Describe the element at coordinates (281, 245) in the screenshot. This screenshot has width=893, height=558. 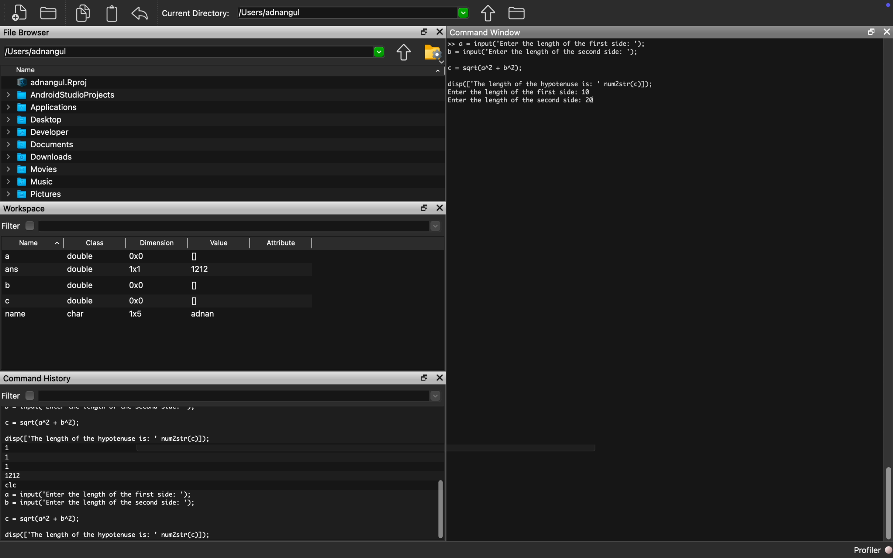
I see `Attribute` at that location.